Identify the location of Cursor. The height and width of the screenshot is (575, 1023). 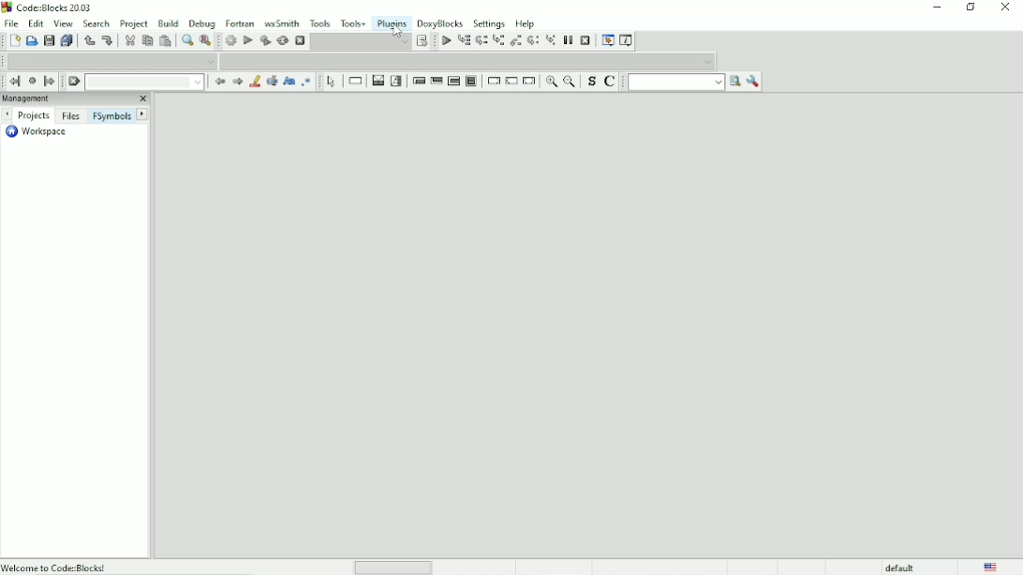
(400, 30).